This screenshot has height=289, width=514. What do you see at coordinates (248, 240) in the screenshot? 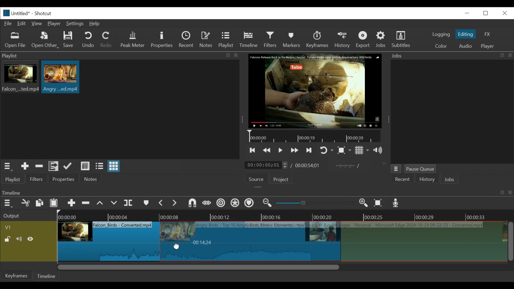
I see `clip` at bounding box center [248, 240].